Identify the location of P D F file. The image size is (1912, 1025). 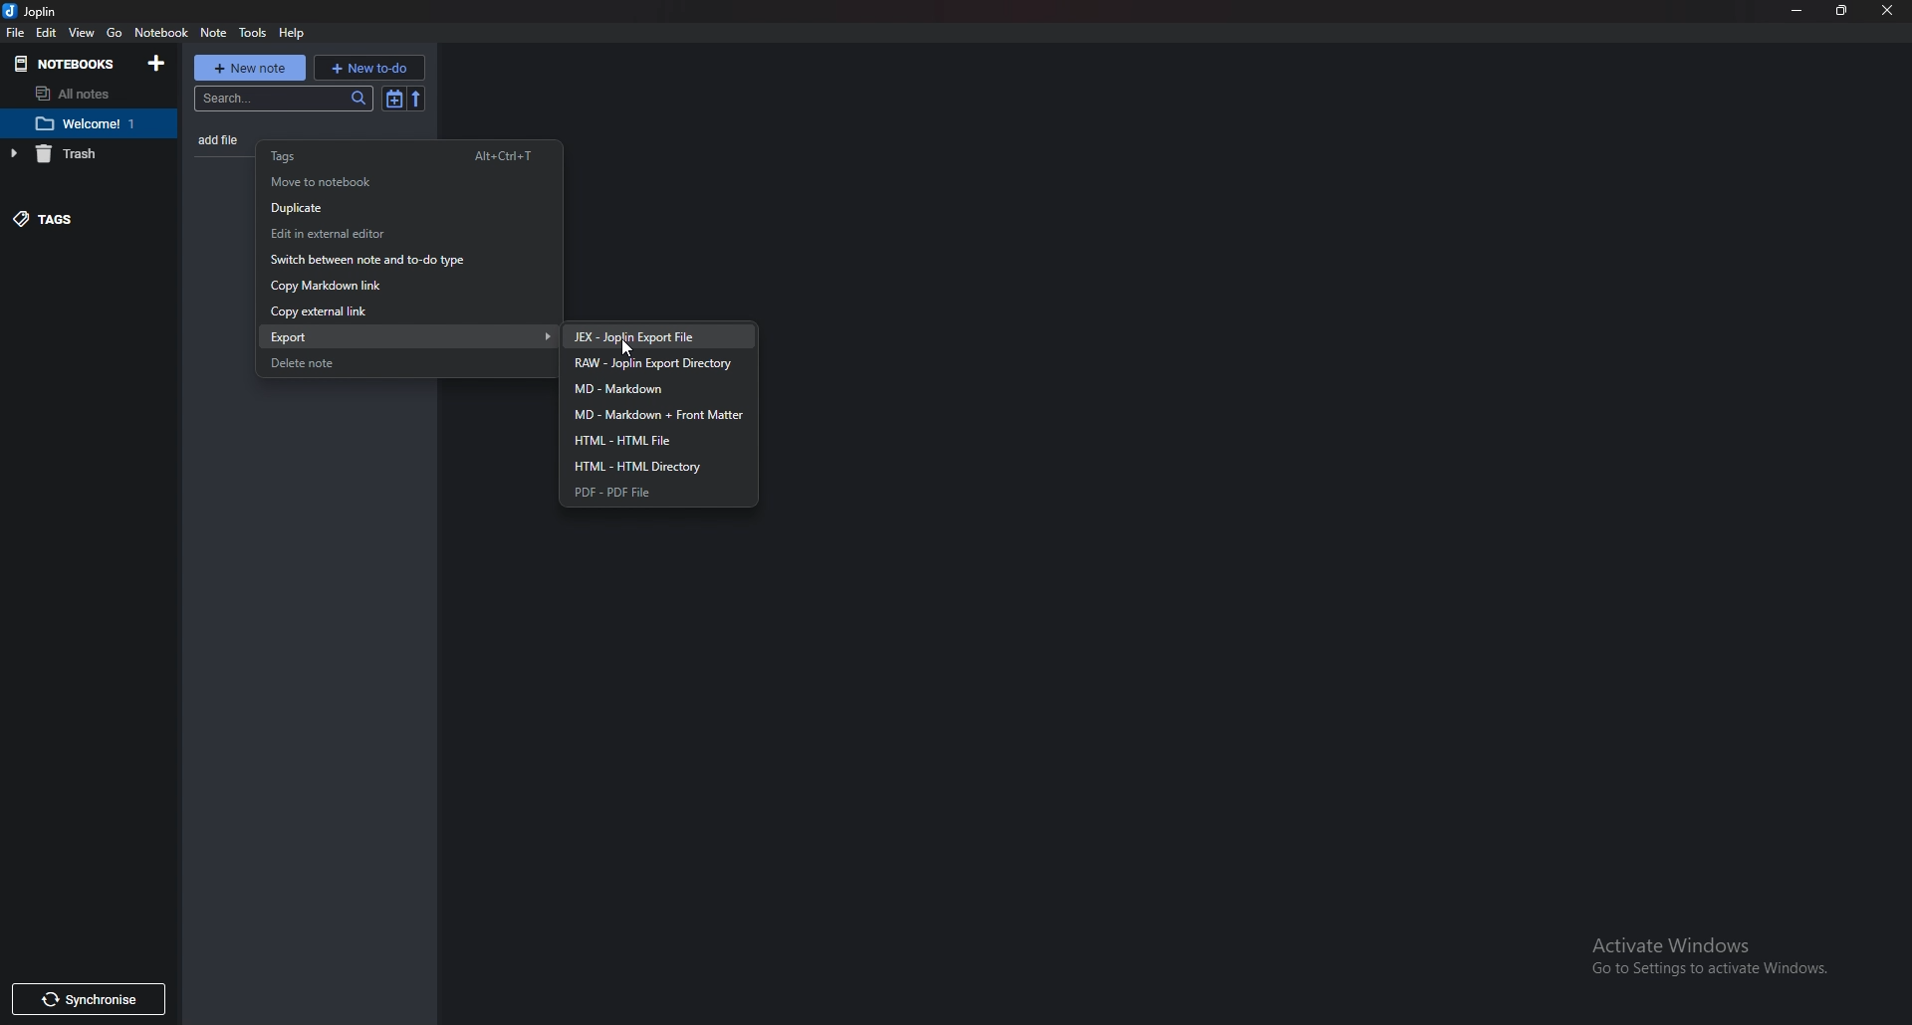
(651, 493).